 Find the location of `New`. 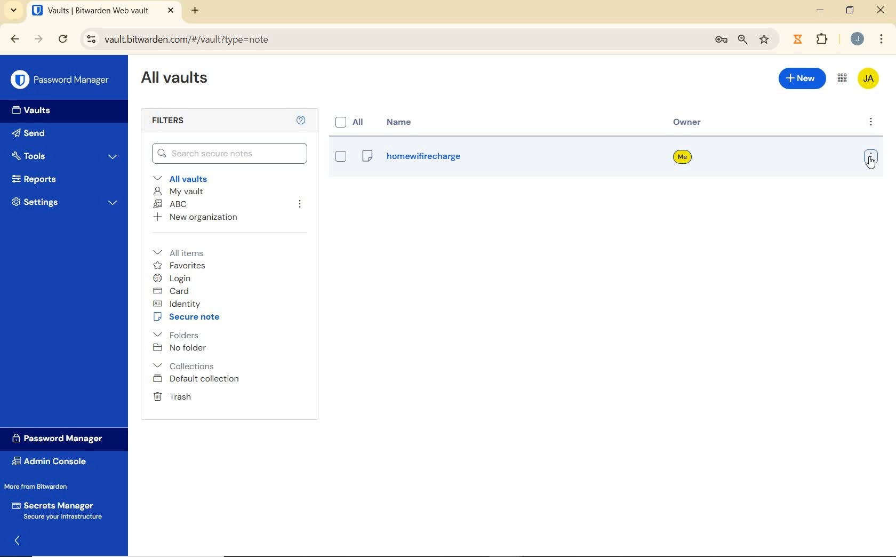

New is located at coordinates (803, 81).